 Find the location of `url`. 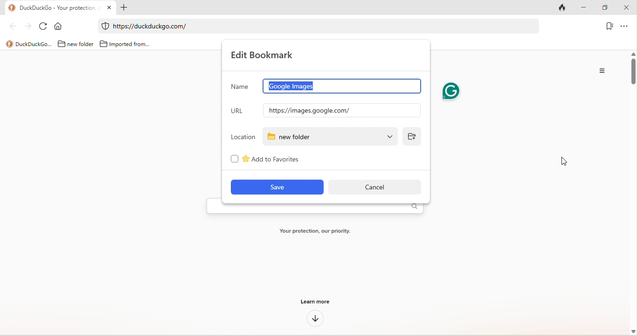

url is located at coordinates (240, 109).